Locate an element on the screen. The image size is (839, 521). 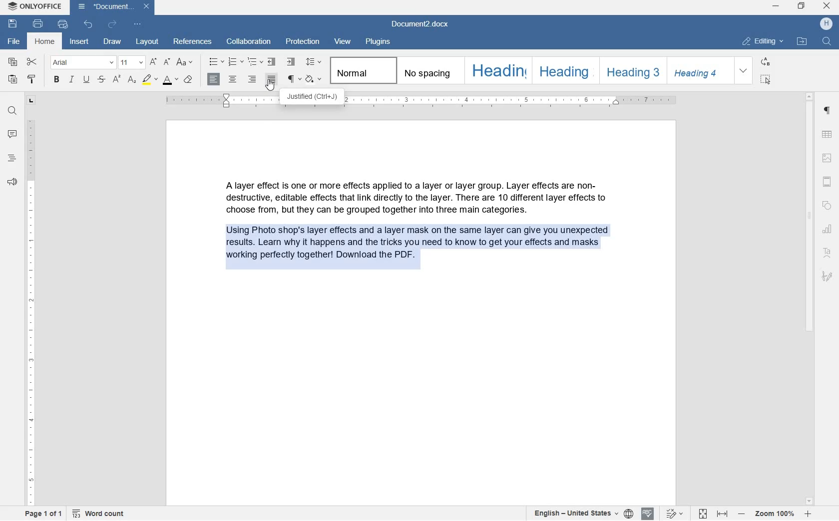
FONT SIZE is located at coordinates (131, 62).